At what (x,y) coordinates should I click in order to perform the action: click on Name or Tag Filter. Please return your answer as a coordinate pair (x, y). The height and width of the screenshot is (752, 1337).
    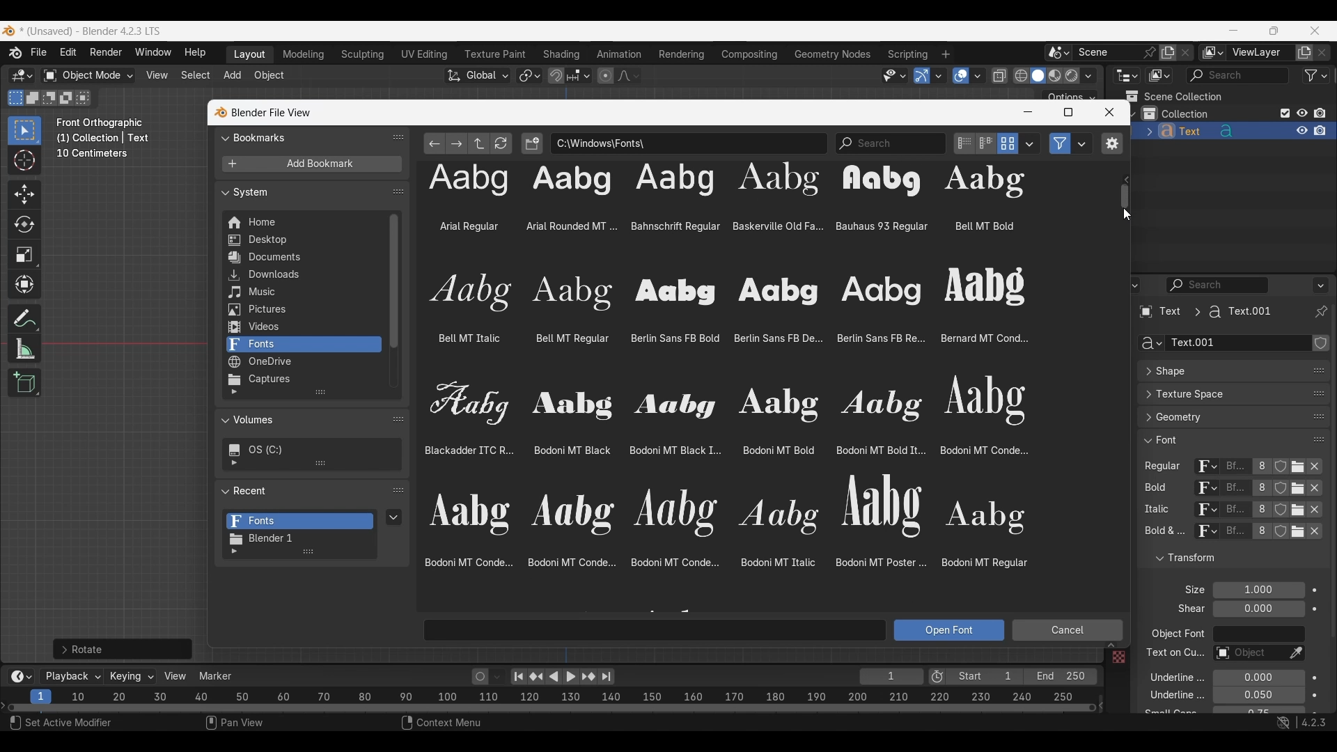
    Looking at the image, I should click on (891, 143).